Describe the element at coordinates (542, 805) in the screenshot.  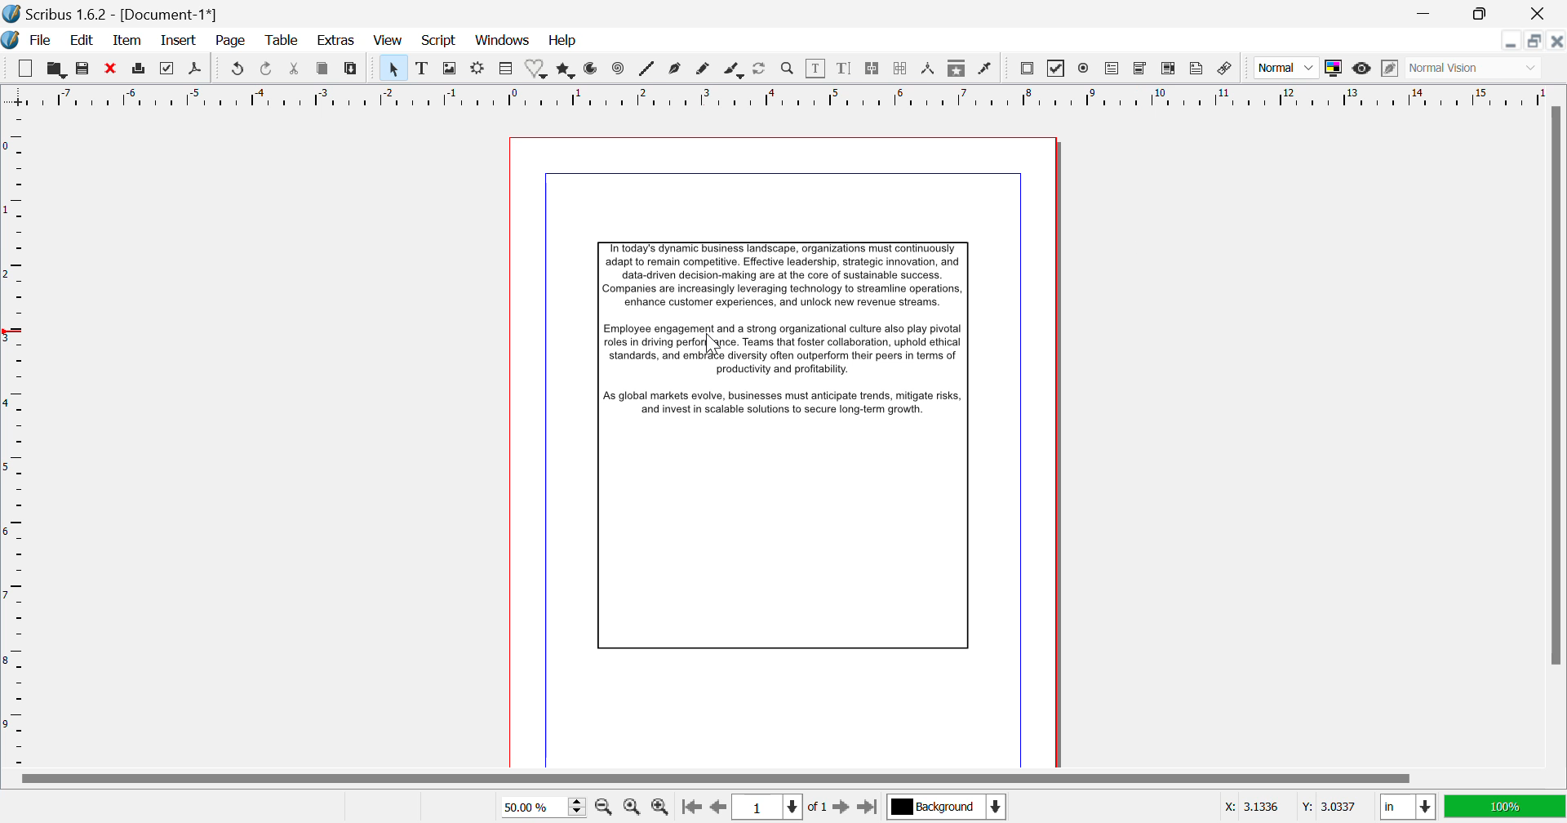
I see `Zoom 50%` at that location.